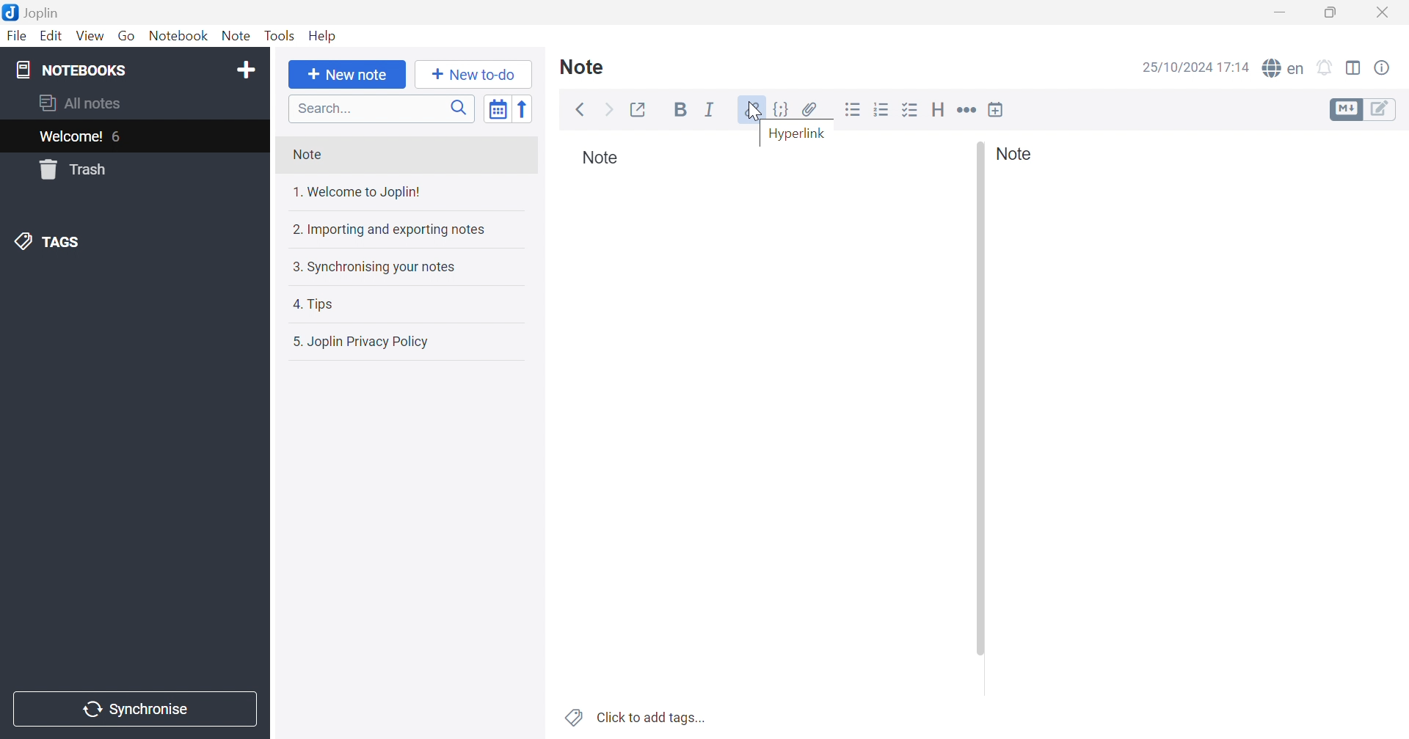 This screenshot has height=739, width=1409. Describe the element at coordinates (405, 156) in the screenshot. I see `Note` at that location.